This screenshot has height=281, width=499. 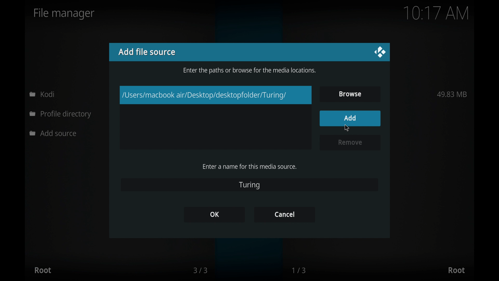 What do you see at coordinates (61, 115) in the screenshot?
I see `profile directory` at bounding box center [61, 115].